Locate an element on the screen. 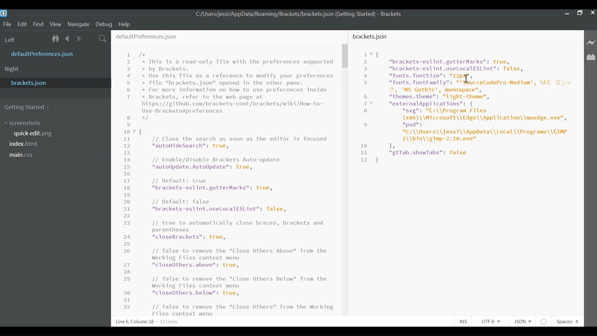  index.html file is located at coordinates (26, 145).